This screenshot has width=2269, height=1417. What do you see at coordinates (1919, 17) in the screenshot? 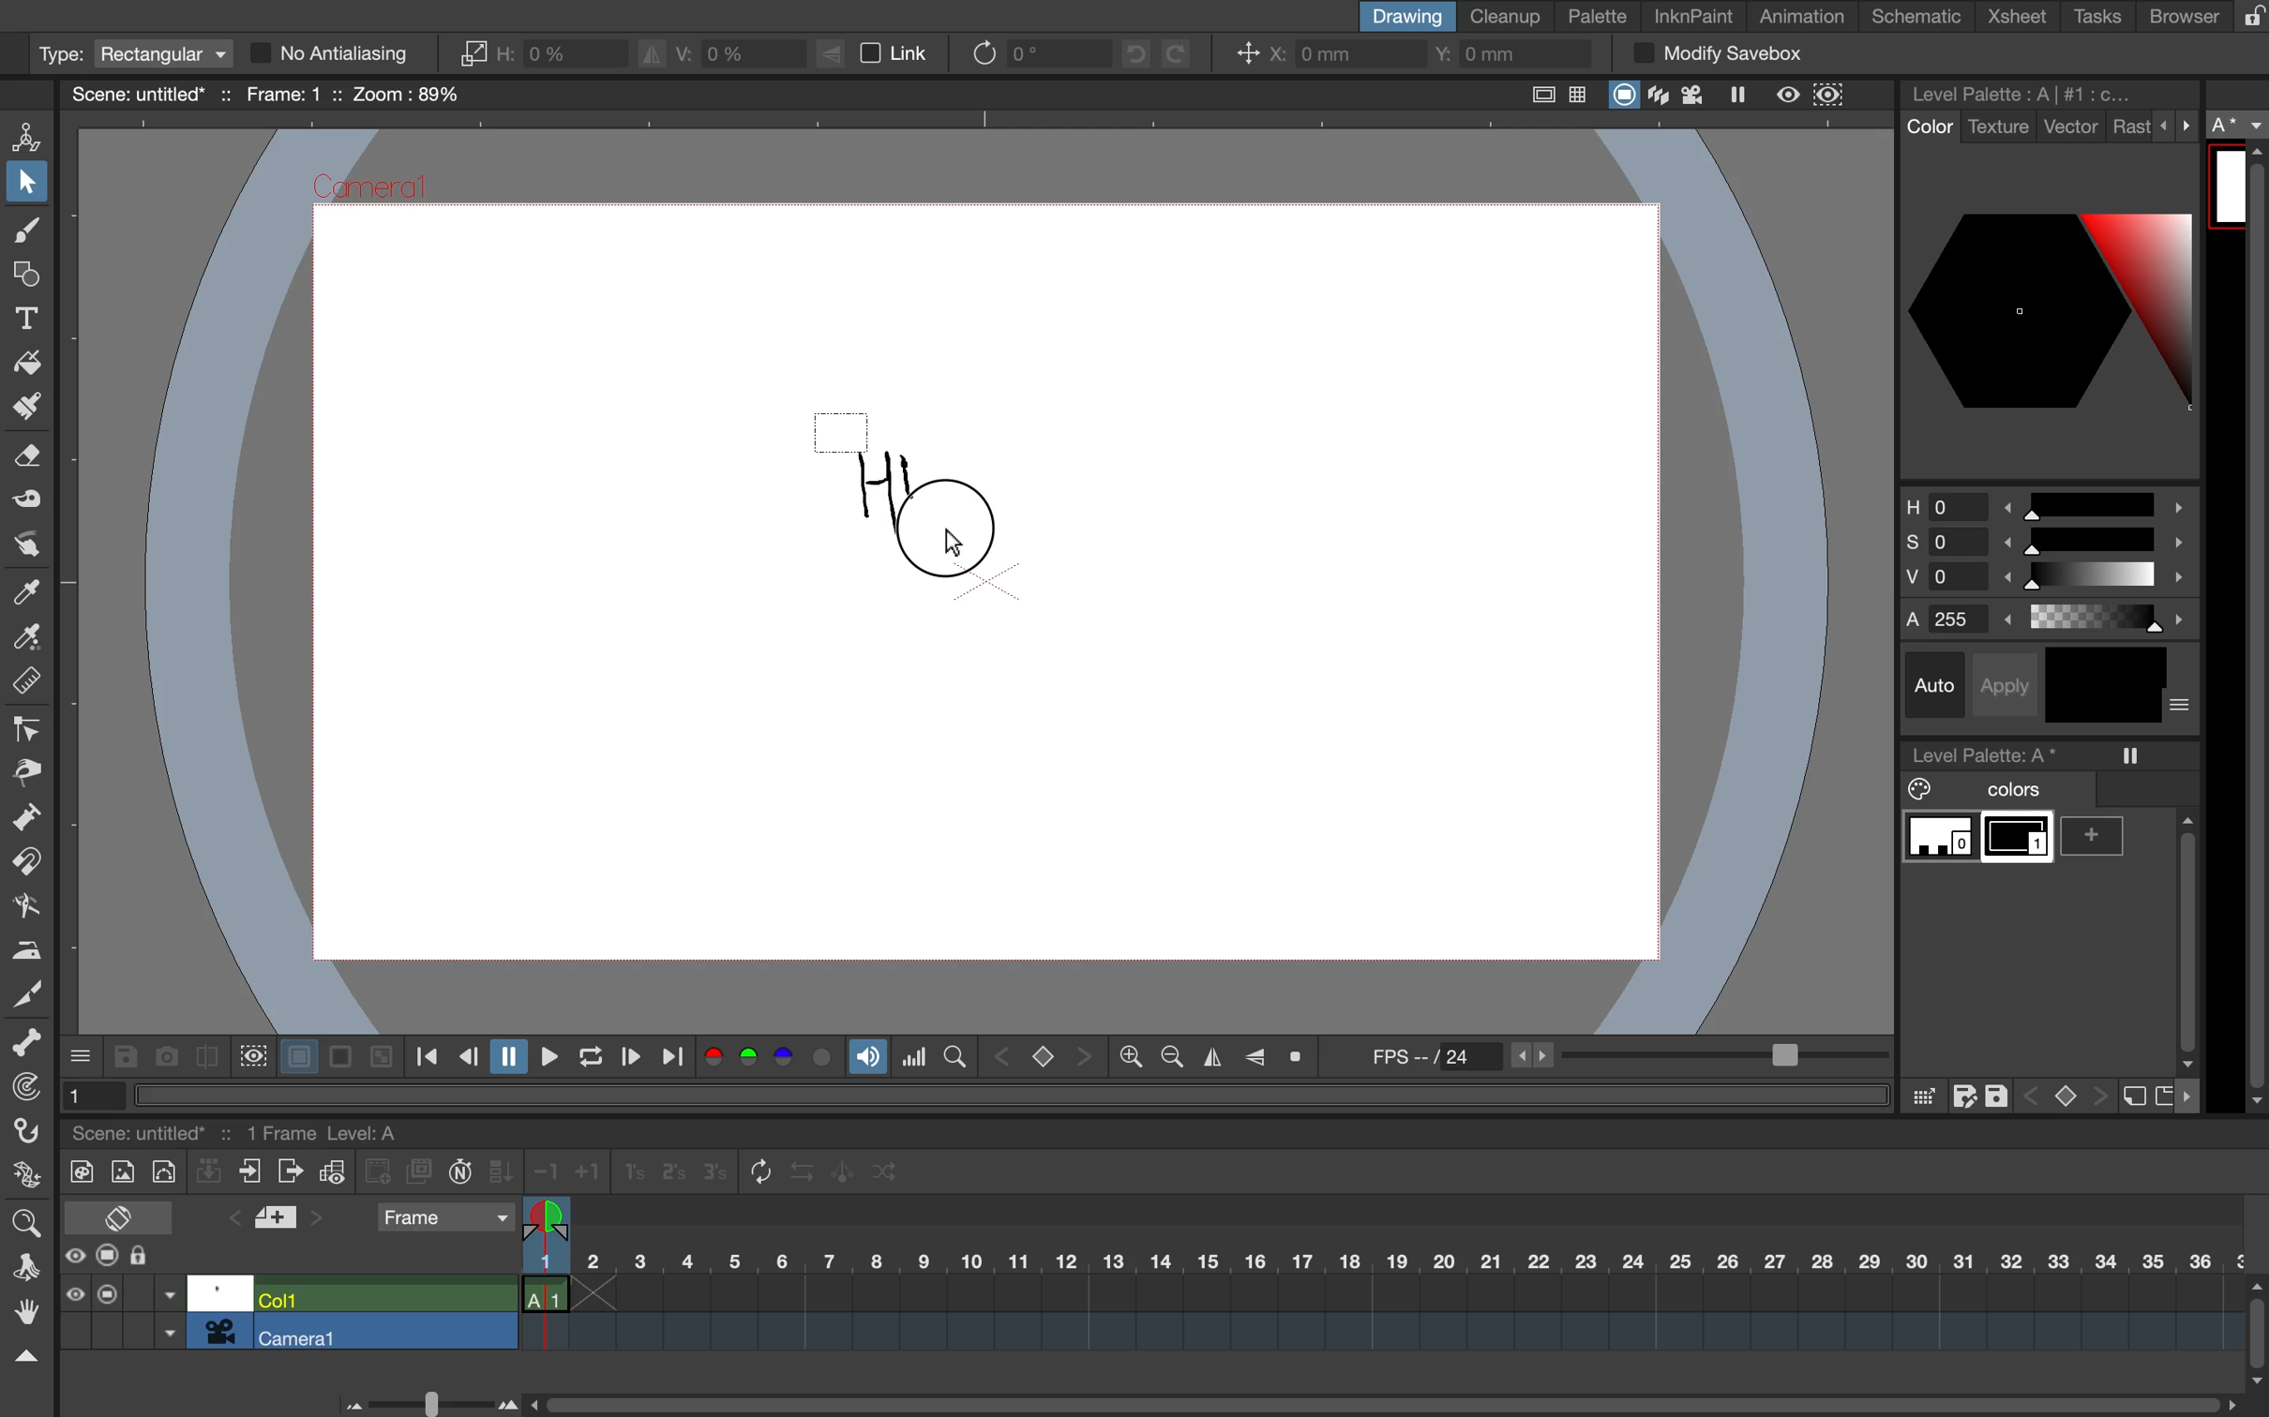
I see `schematic` at bounding box center [1919, 17].